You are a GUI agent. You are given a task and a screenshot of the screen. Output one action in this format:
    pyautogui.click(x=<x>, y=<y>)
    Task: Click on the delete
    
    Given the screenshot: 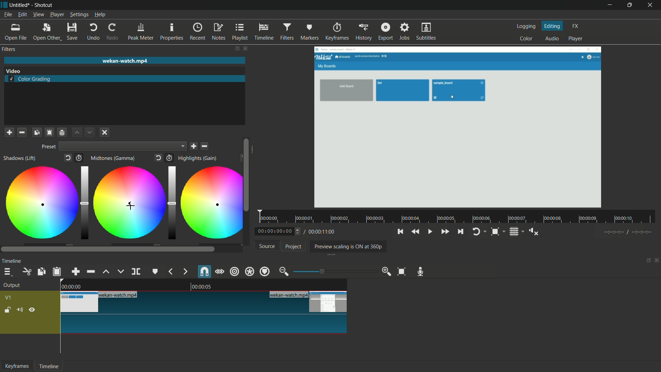 What is the action you would take?
    pyautogui.click(x=205, y=146)
    